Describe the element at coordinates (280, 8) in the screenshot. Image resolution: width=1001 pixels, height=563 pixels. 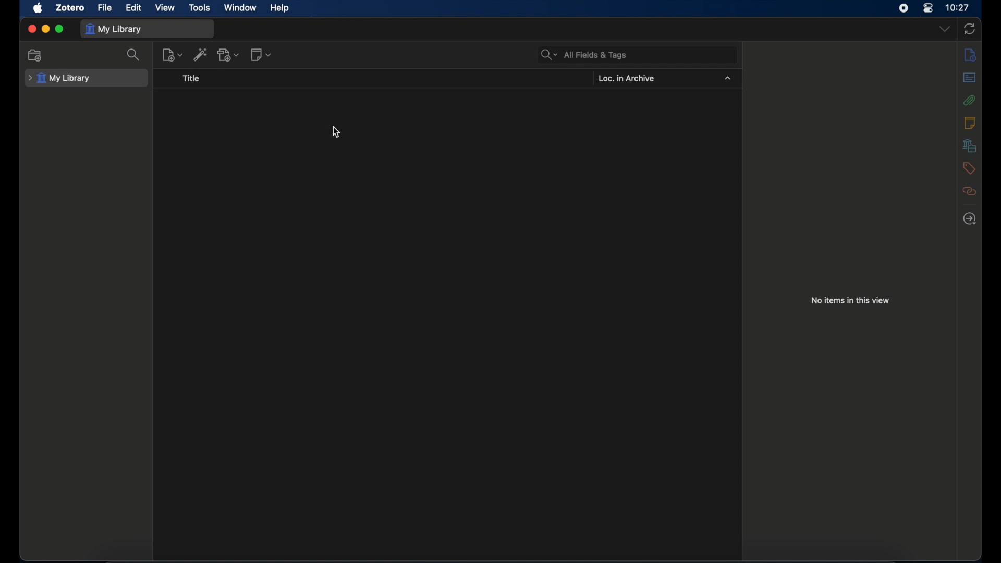
I see `help` at that location.